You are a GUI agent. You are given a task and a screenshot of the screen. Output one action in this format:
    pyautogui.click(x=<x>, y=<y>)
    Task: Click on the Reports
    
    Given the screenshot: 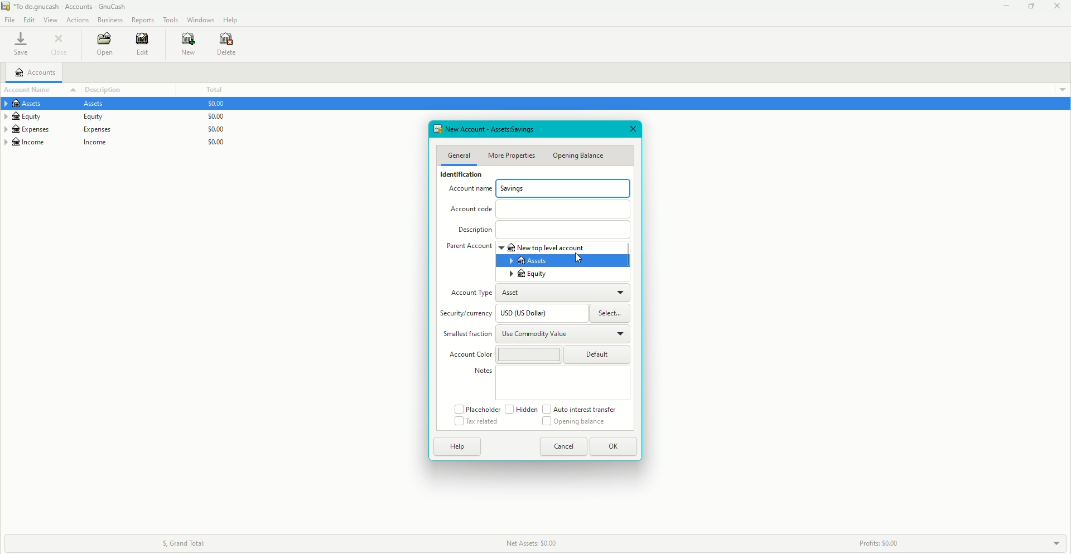 What is the action you would take?
    pyautogui.click(x=143, y=20)
    